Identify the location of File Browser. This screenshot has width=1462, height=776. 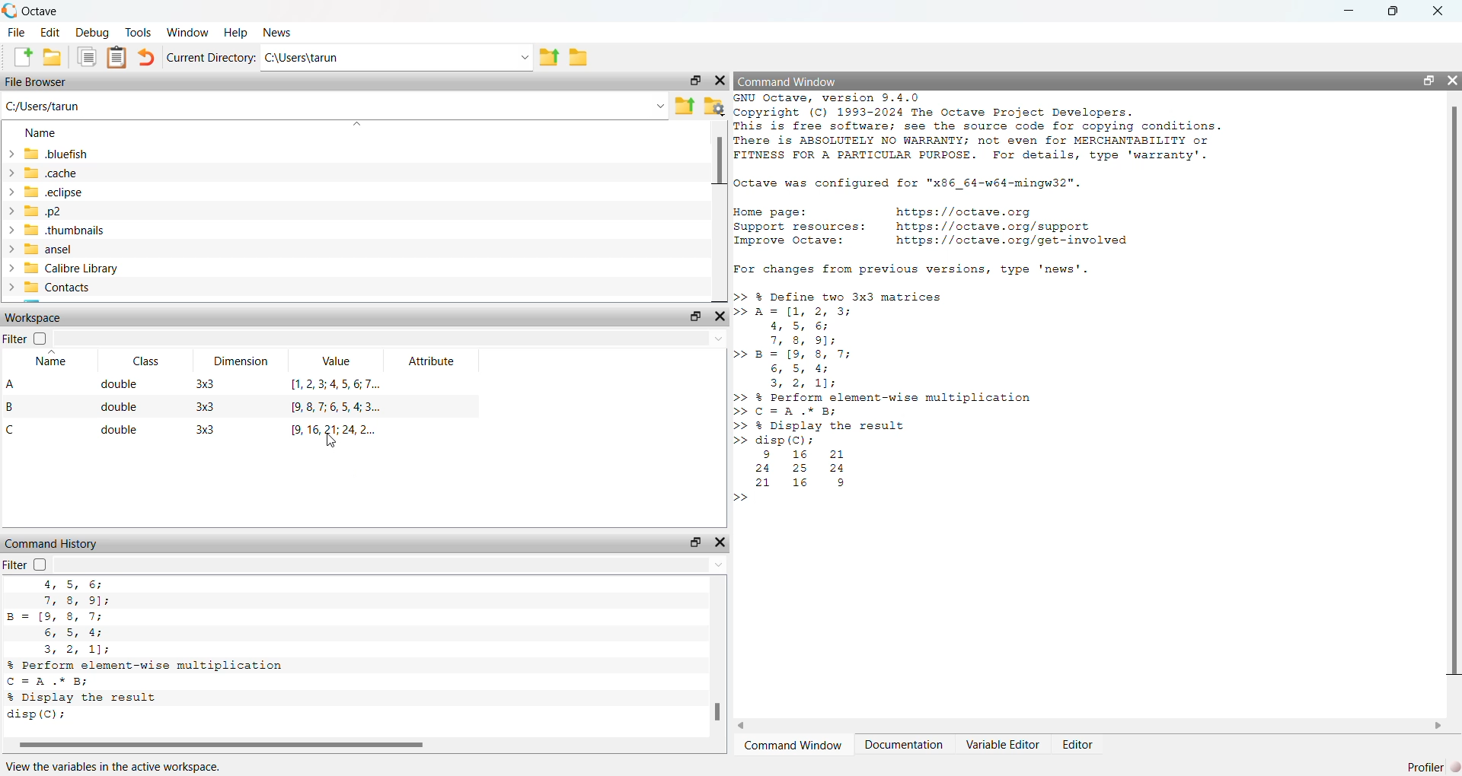
(37, 83).